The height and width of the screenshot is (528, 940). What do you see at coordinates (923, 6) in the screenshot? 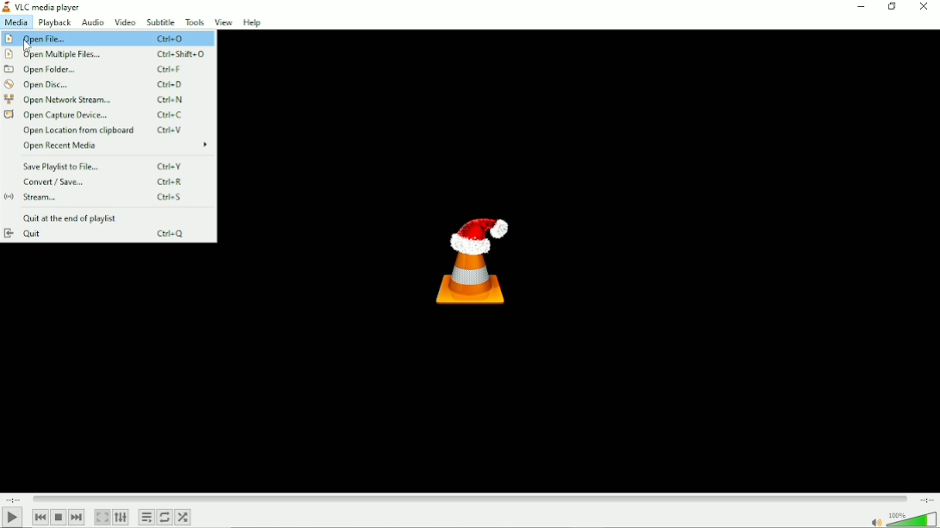
I see `Close` at bounding box center [923, 6].